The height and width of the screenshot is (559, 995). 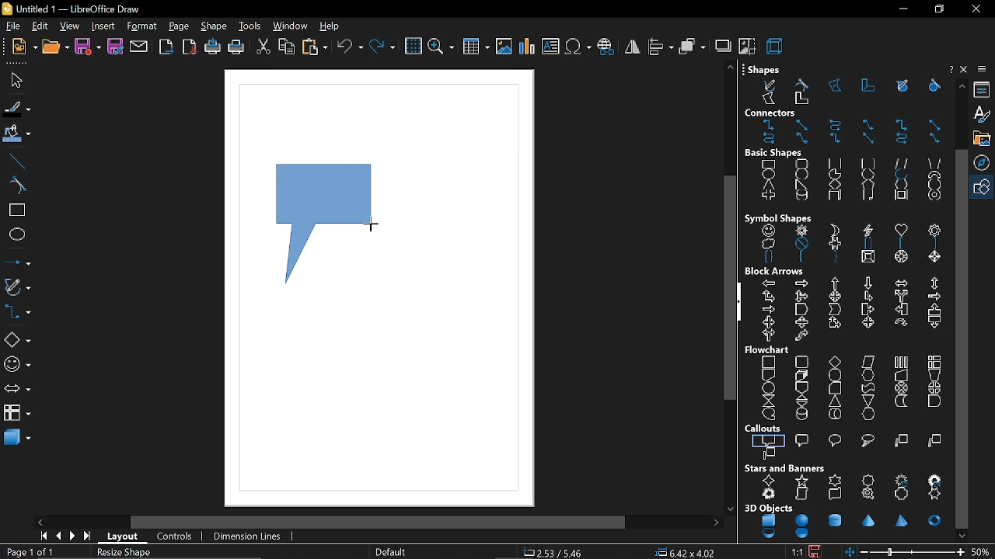 I want to click on save as, so click(x=115, y=47).